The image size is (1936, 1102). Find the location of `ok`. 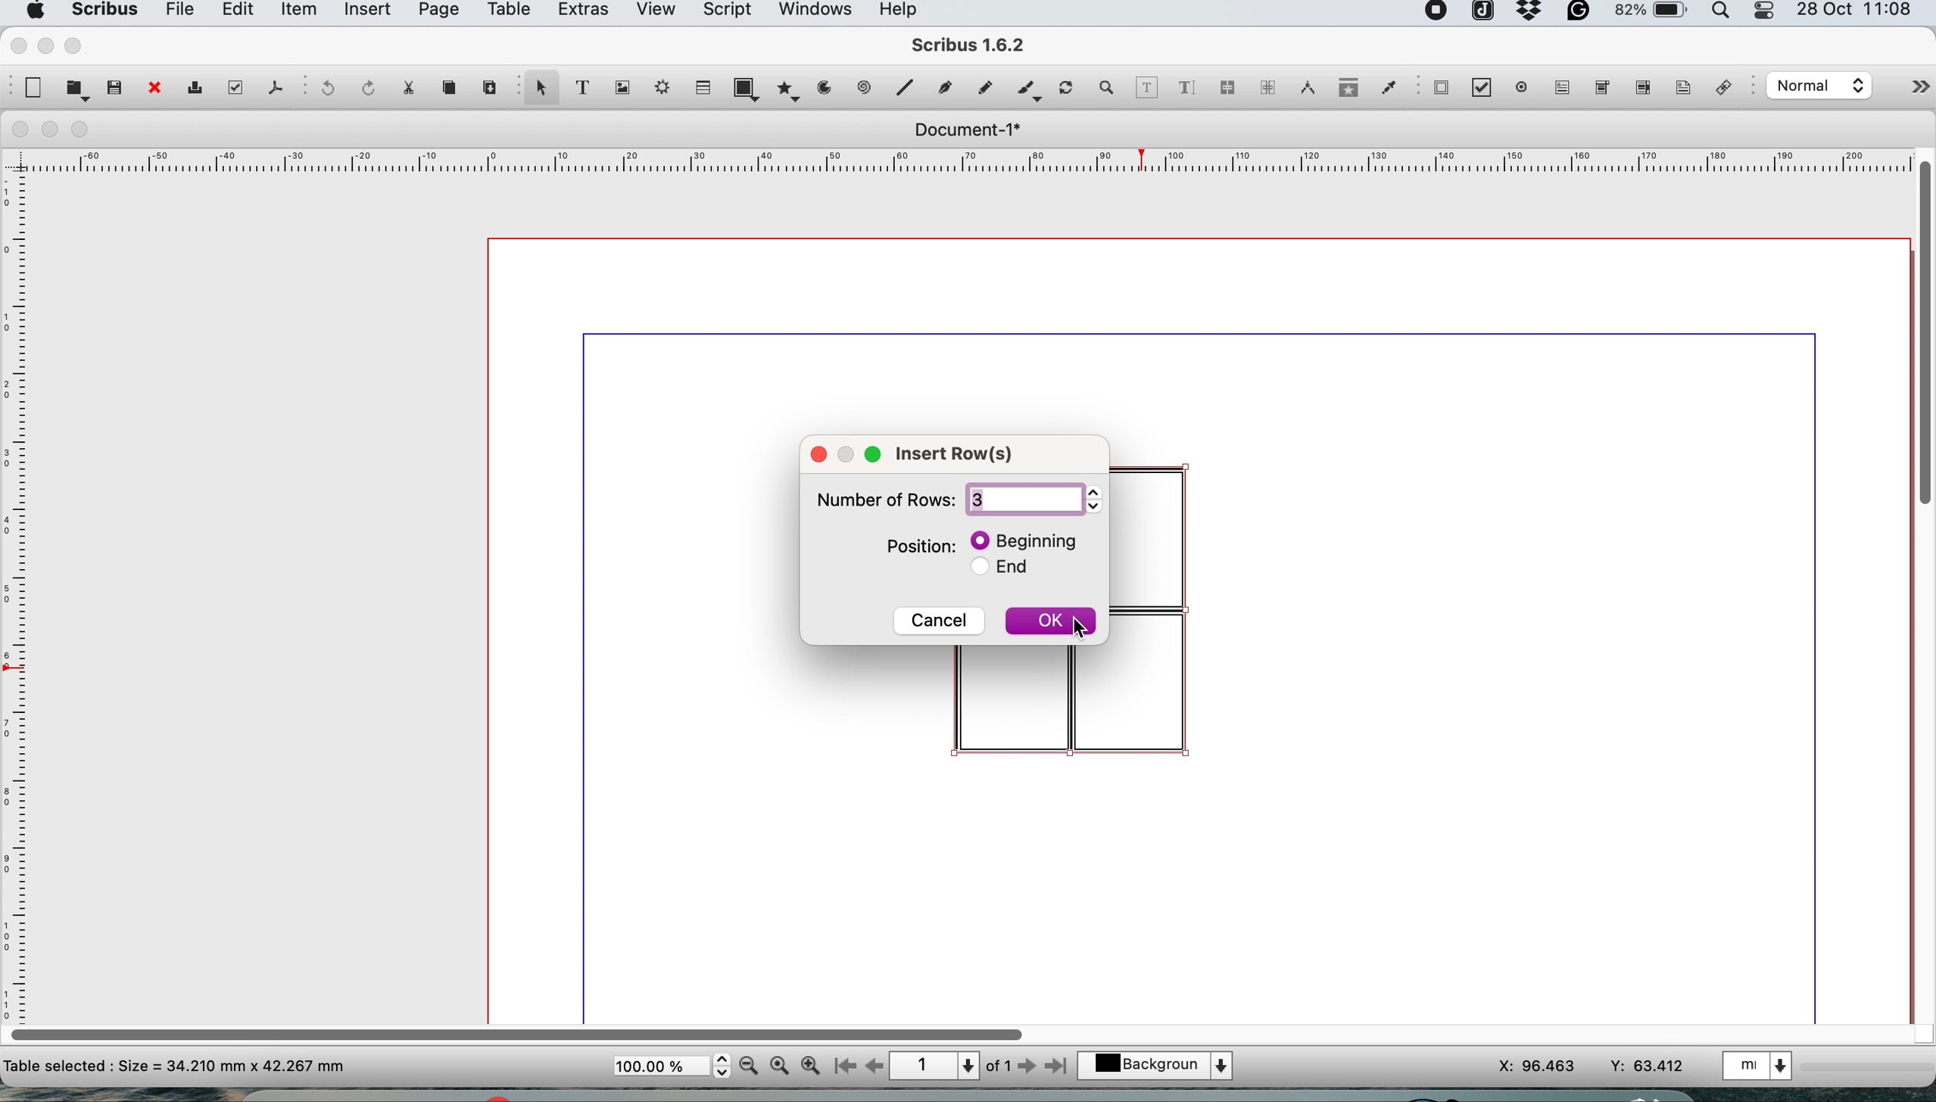

ok is located at coordinates (1051, 624).